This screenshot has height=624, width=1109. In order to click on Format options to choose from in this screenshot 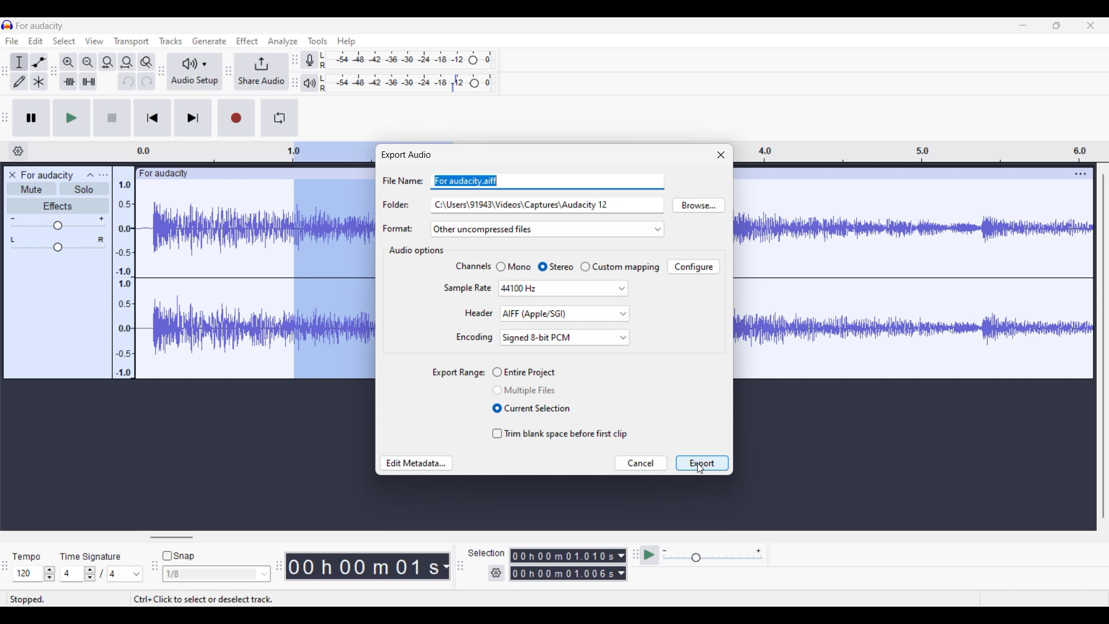, I will do `click(547, 229)`.